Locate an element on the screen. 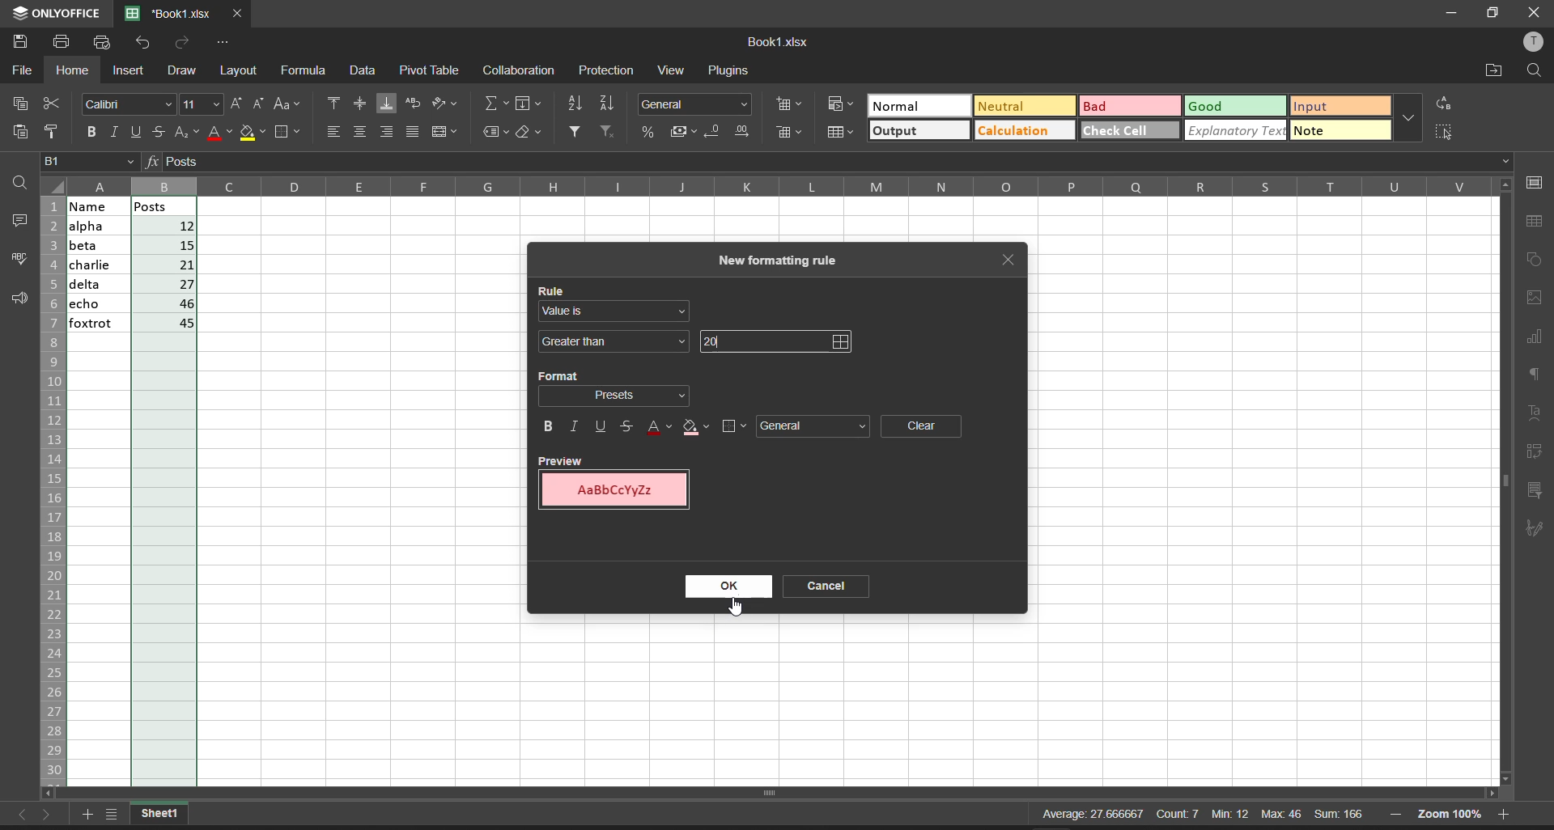  font color is located at coordinates (217, 134).